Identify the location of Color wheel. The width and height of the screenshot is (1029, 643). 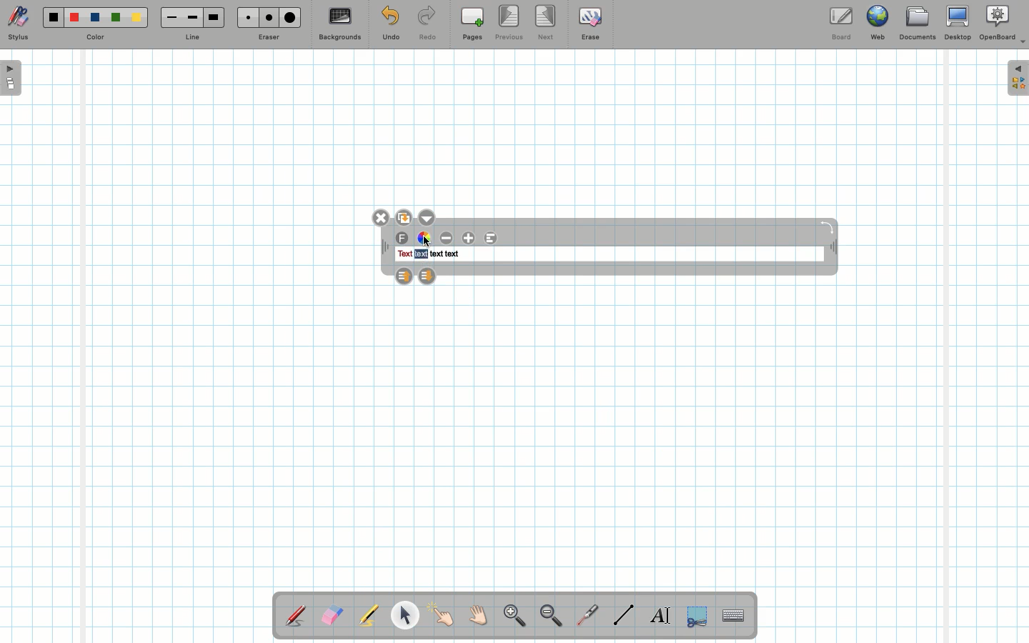
(424, 237).